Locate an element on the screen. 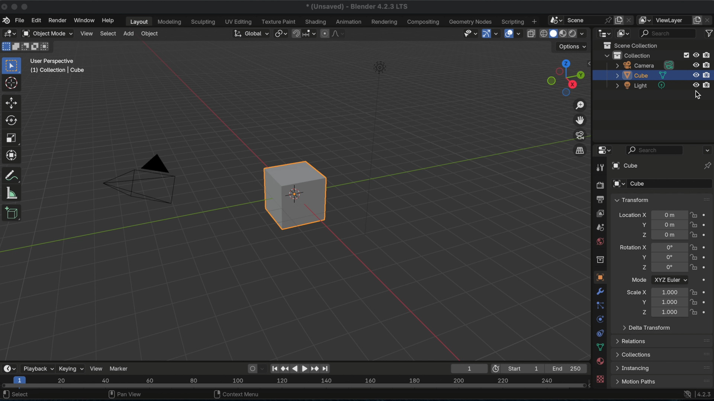  output is located at coordinates (599, 226).